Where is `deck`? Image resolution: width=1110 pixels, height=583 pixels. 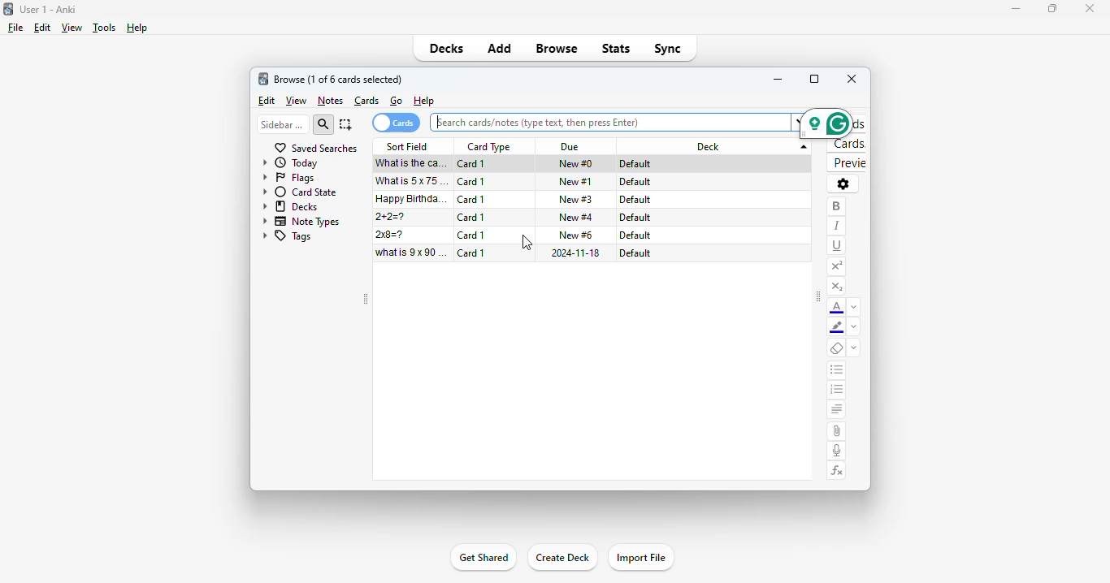 deck is located at coordinates (717, 146).